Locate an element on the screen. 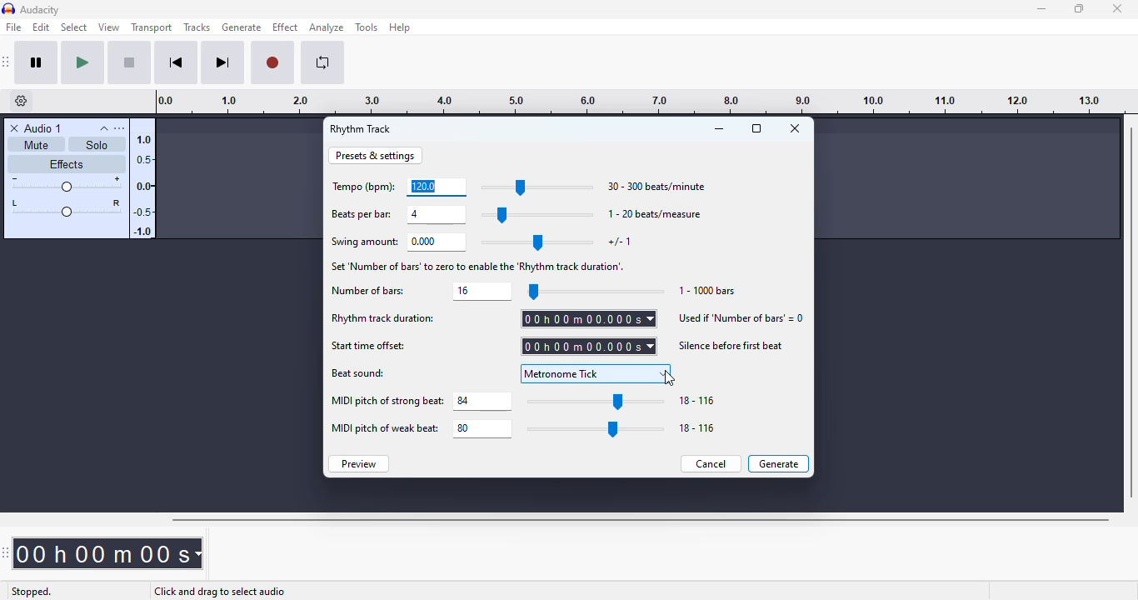 This screenshot has width=1138, height=600. time is located at coordinates (108, 553).